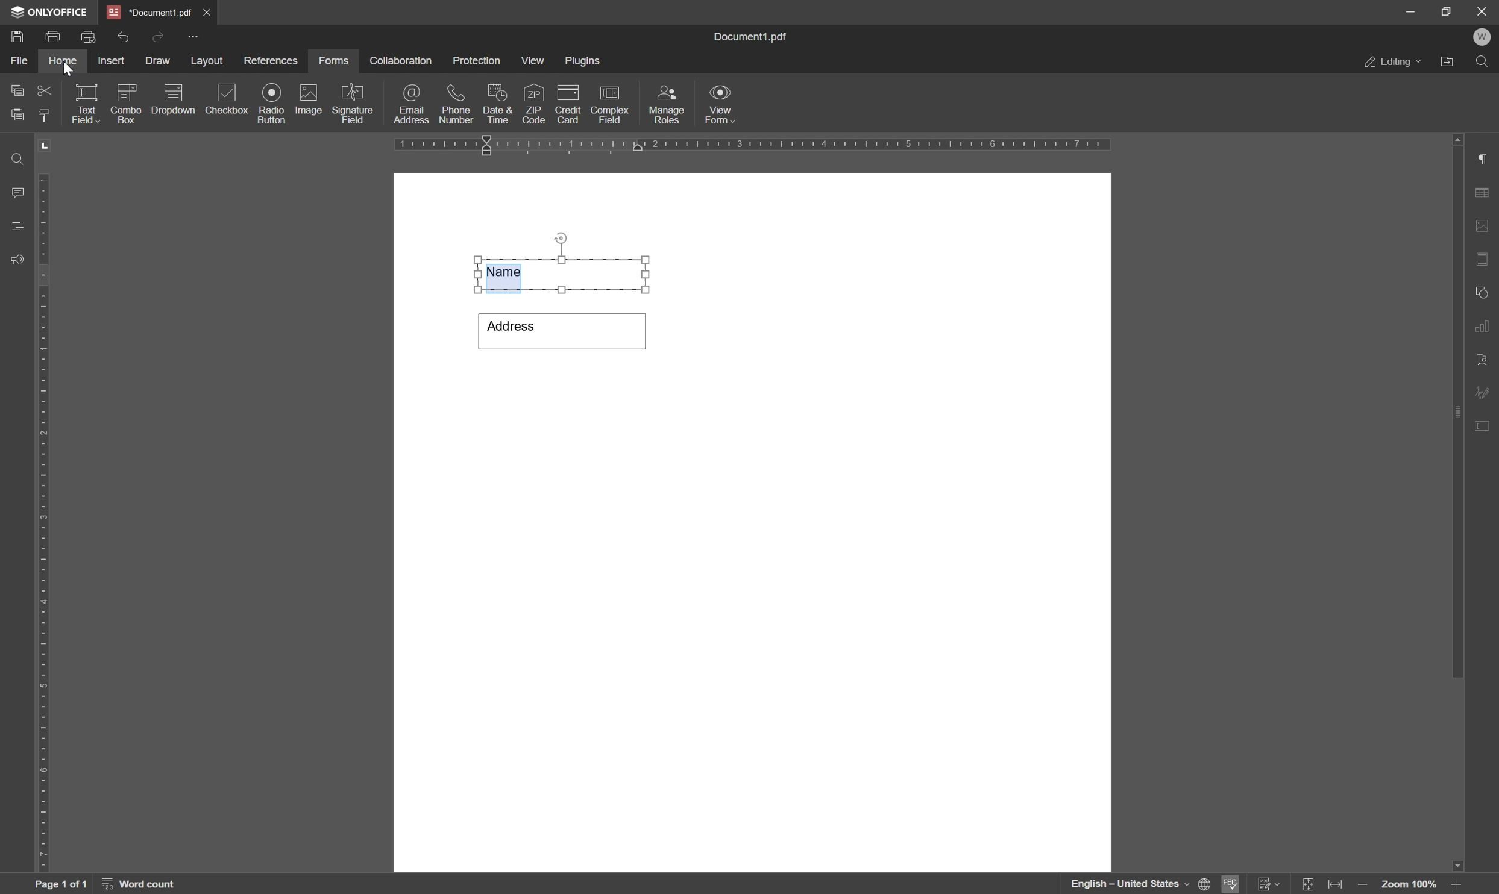 This screenshot has height=894, width=1499. I want to click on open file location, so click(1448, 63).